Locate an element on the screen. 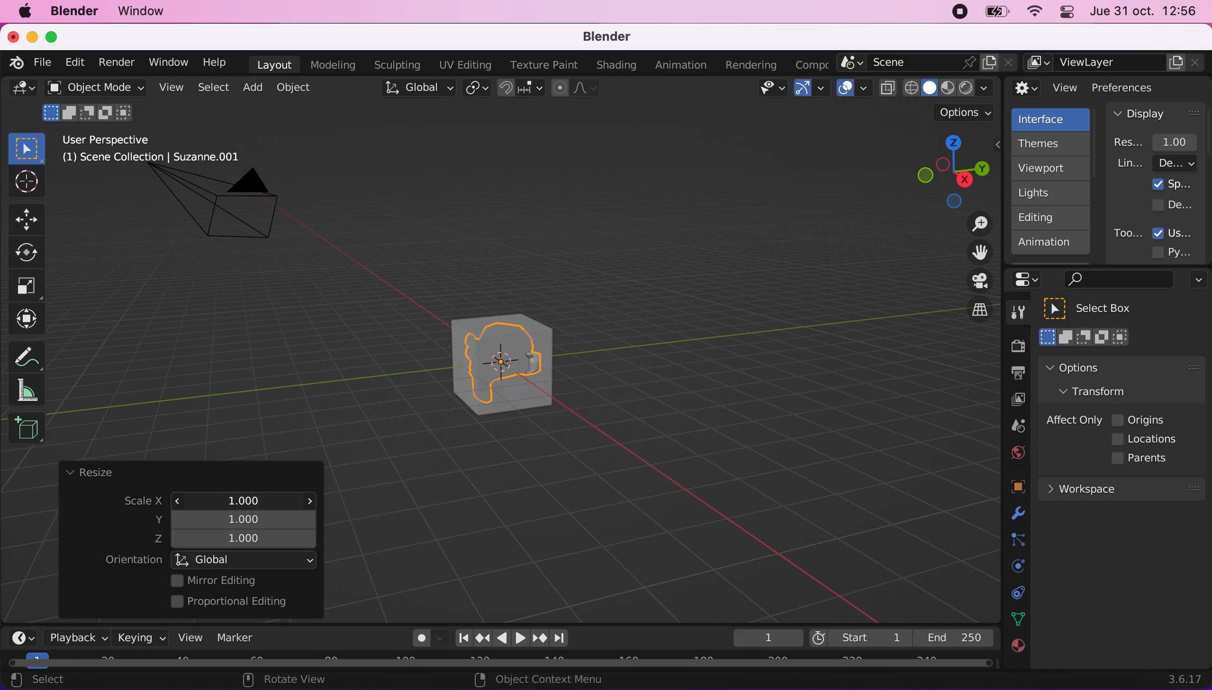 Image resolution: width=1212 pixels, height=690 pixels. end 250 is located at coordinates (953, 637).